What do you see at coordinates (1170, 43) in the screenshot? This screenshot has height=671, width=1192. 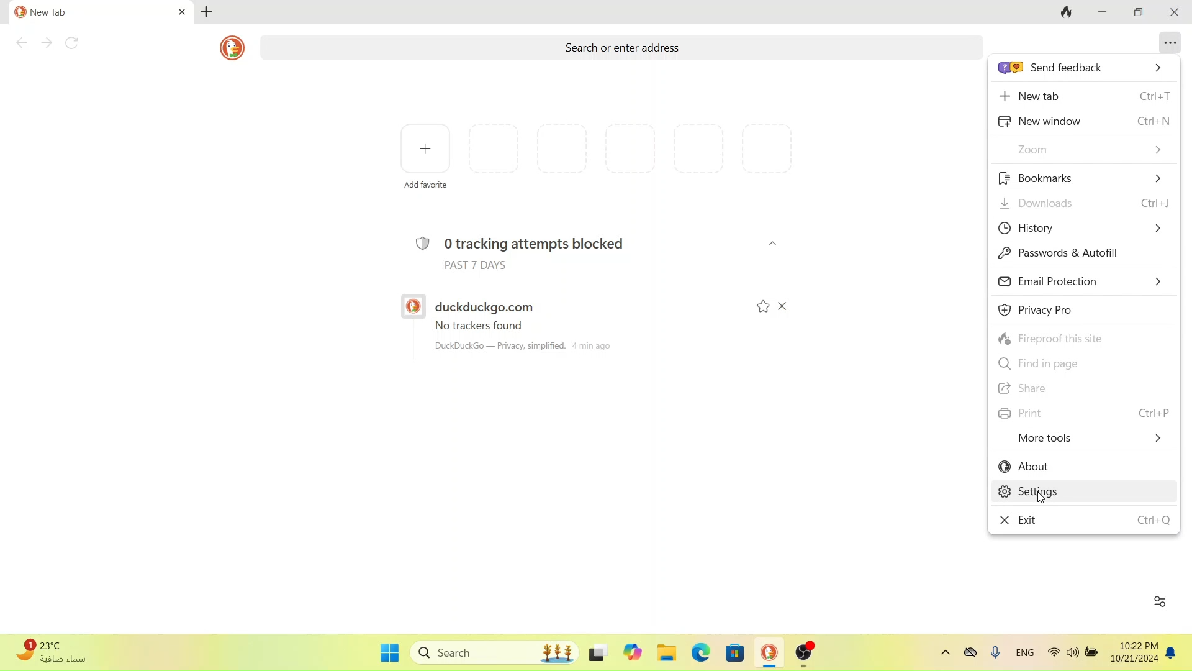 I see `options` at bounding box center [1170, 43].